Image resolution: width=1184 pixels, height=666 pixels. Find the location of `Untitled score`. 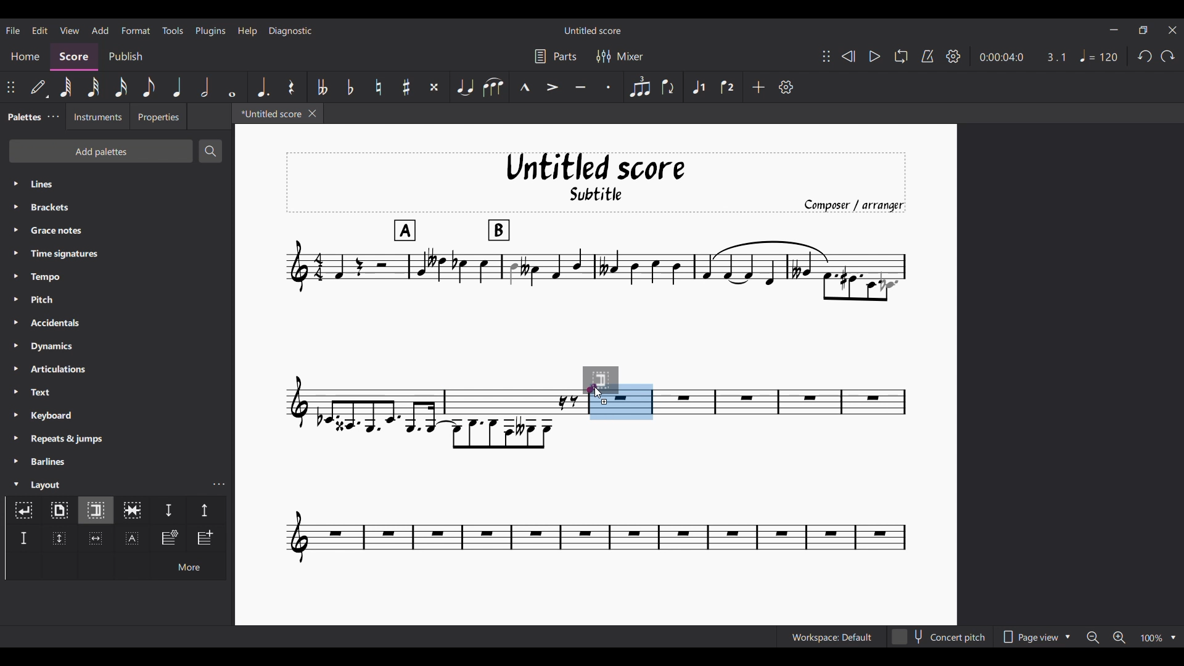

Untitled score is located at coordinates (593, 31).